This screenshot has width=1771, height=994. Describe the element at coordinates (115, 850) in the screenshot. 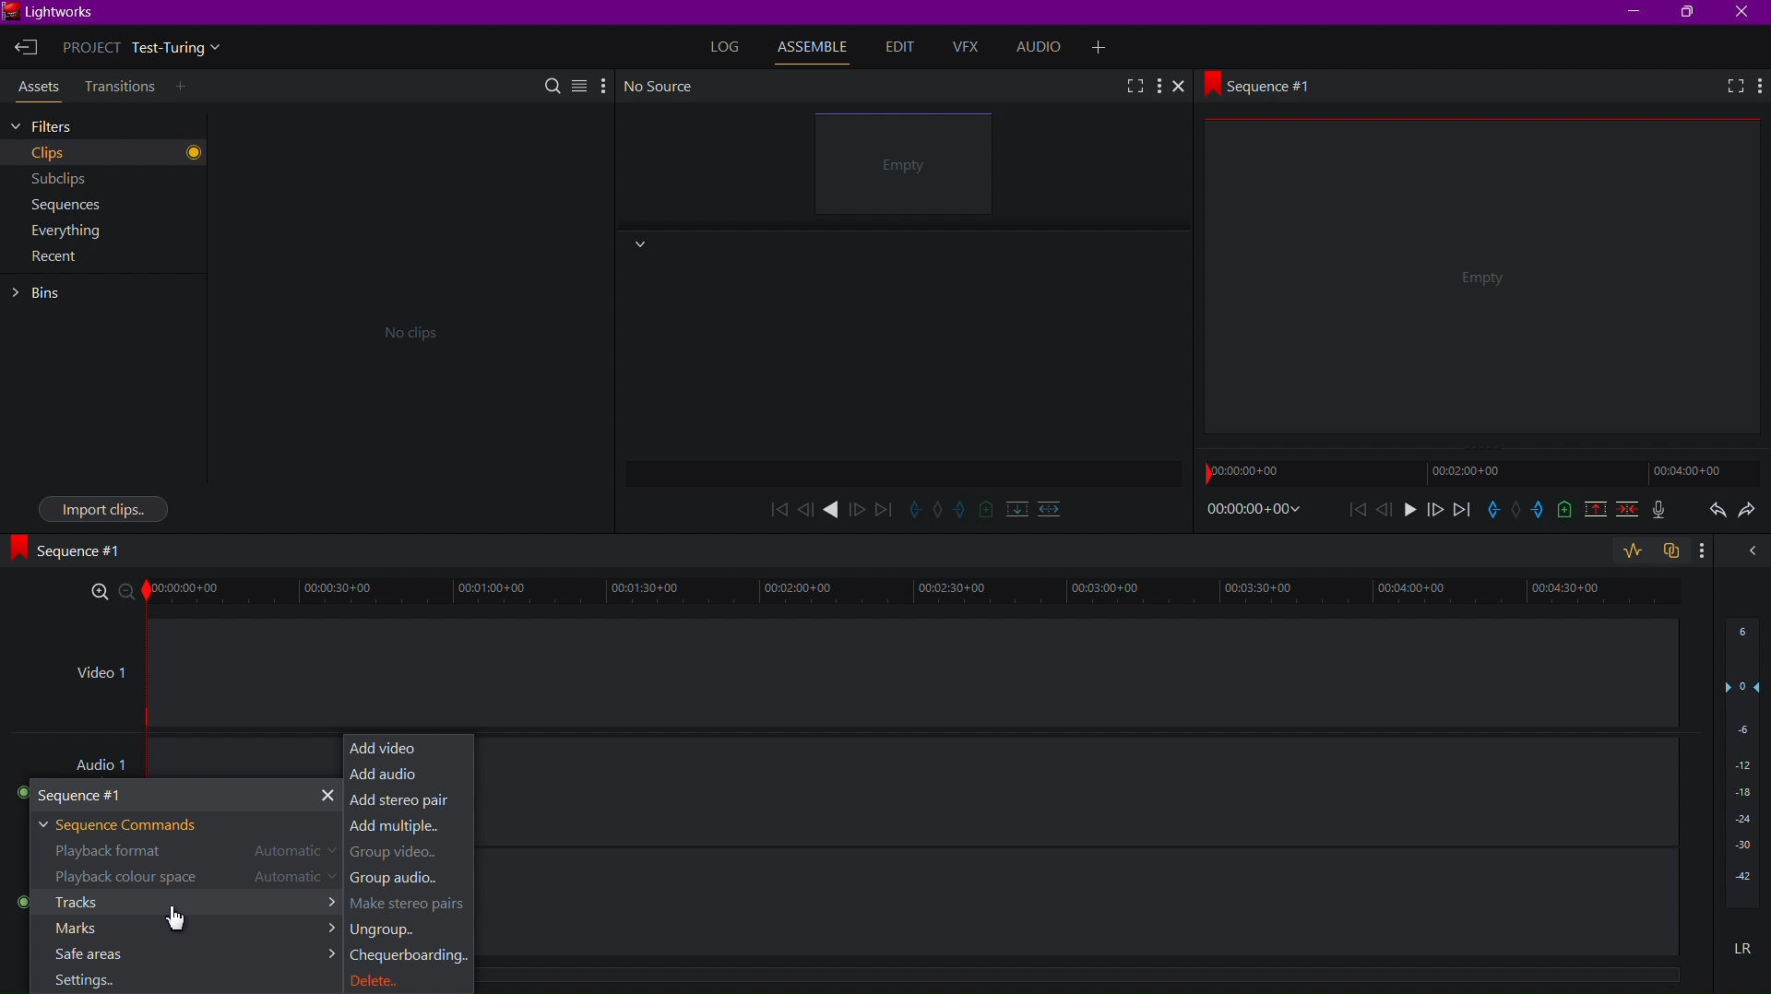

I see `Playback format` at that location.